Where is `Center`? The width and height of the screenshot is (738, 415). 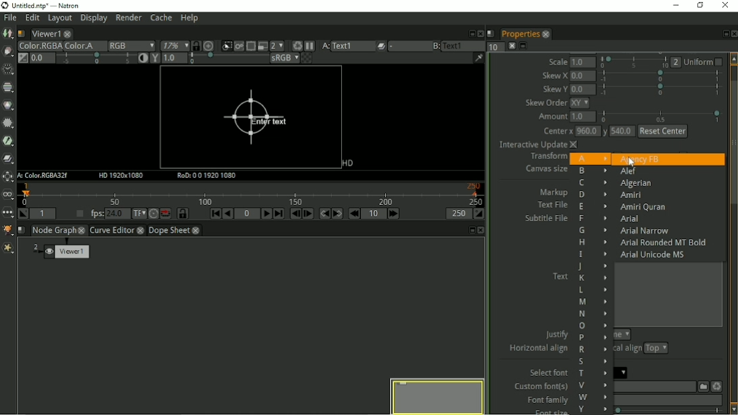
Center is located at coordinates (556, 132).